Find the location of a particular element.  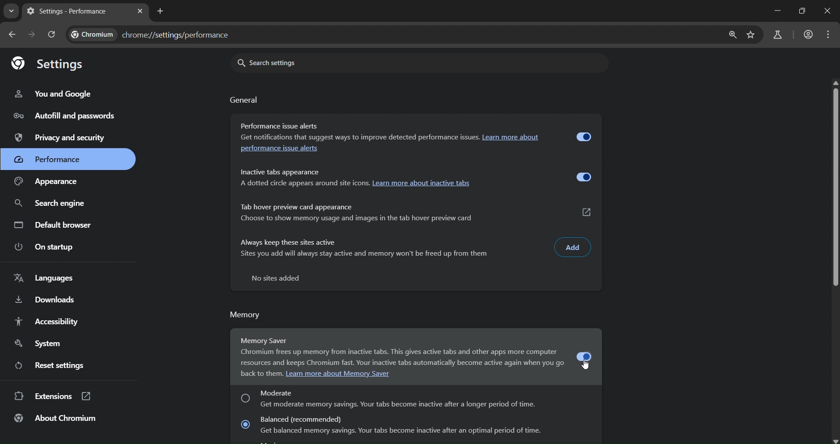

close tab is located at coordinates (141, 12).